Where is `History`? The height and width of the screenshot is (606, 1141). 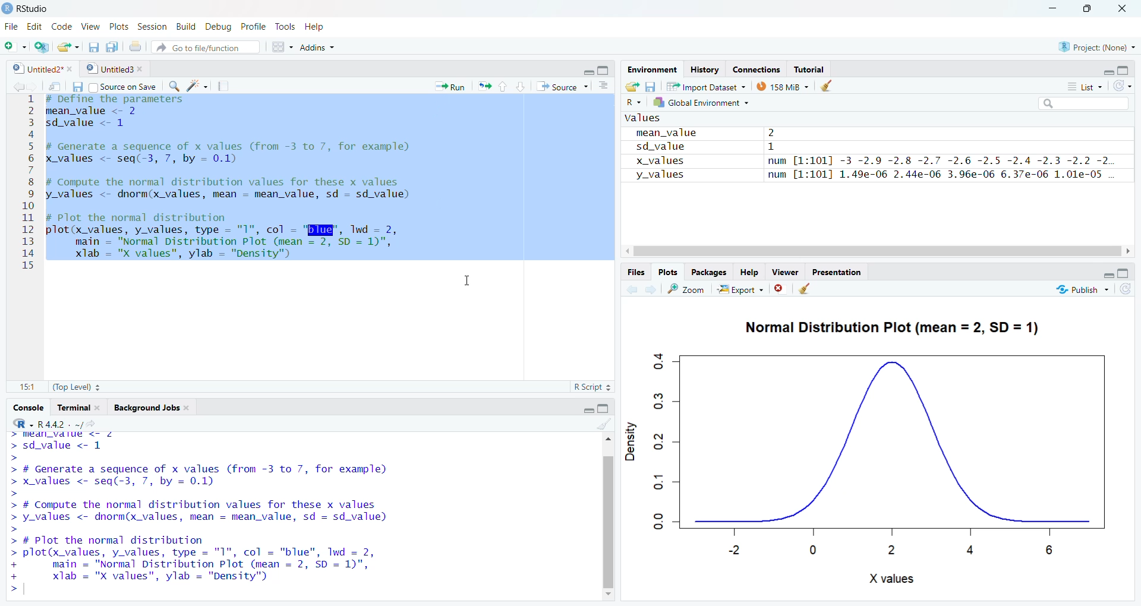 History is located at coordinates (703, 69).